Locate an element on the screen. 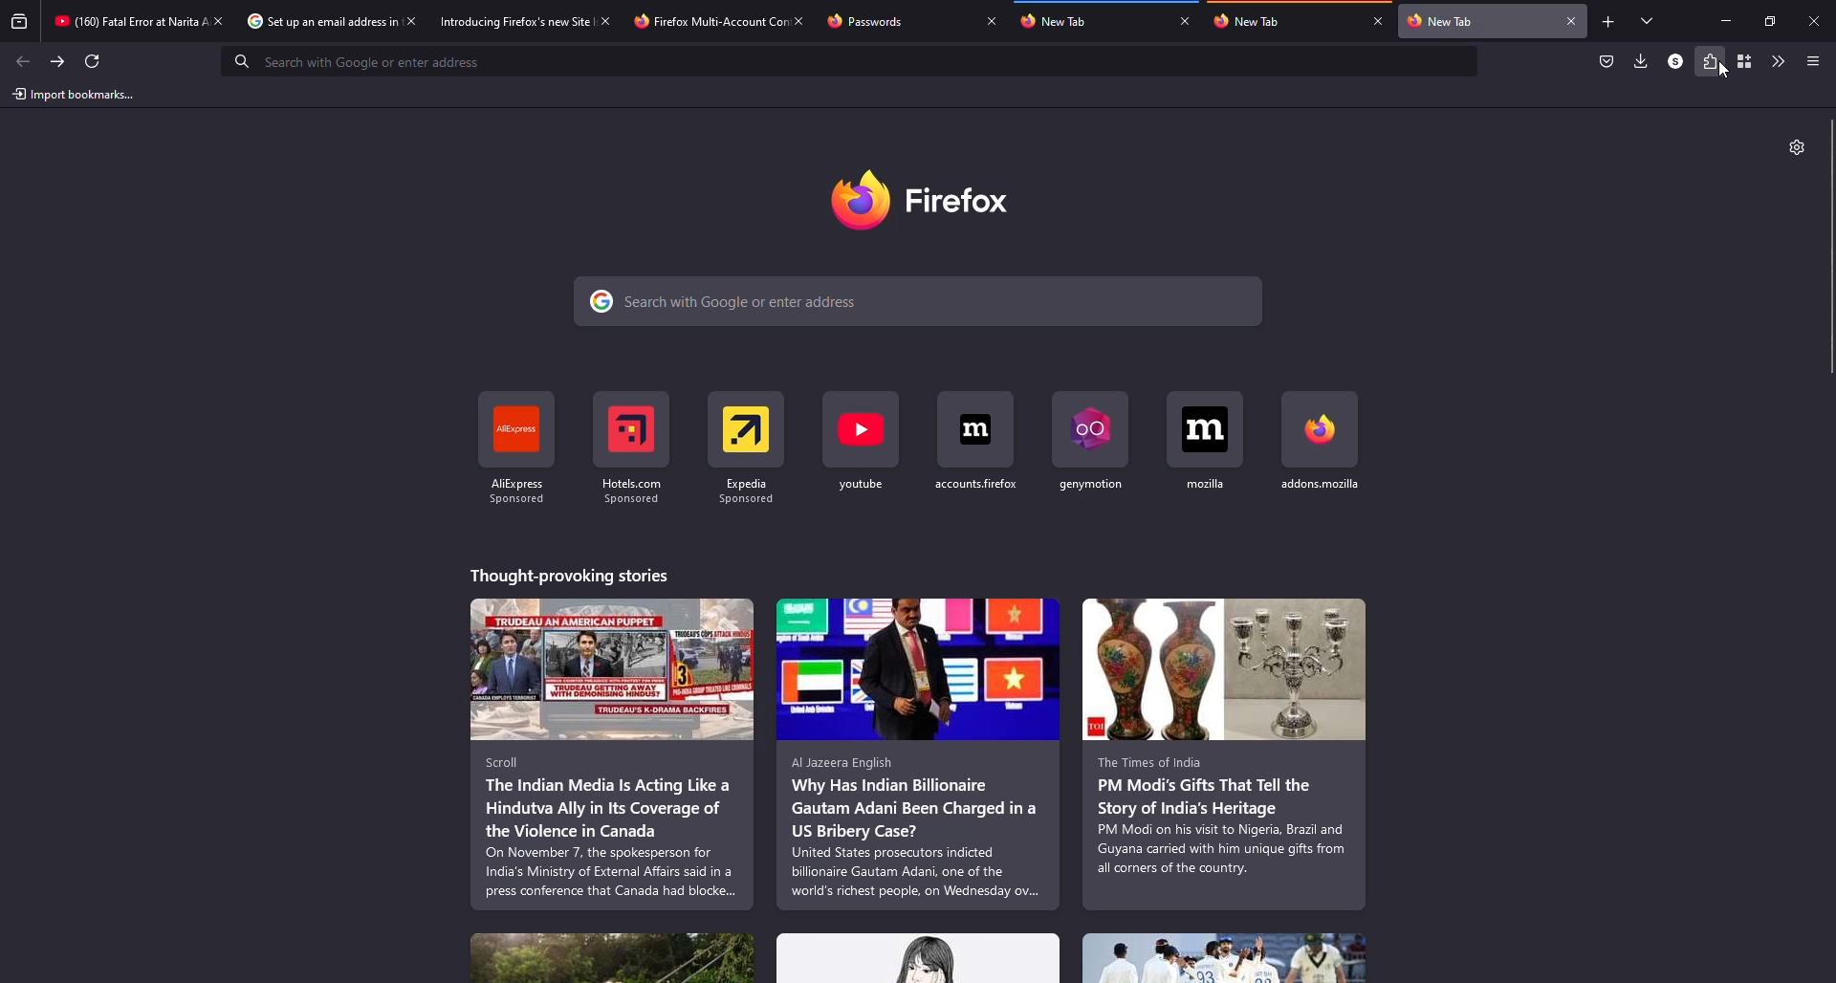 This screenshot has height=983, width=1836. import bookmarks is located at coordinates (77, 95).